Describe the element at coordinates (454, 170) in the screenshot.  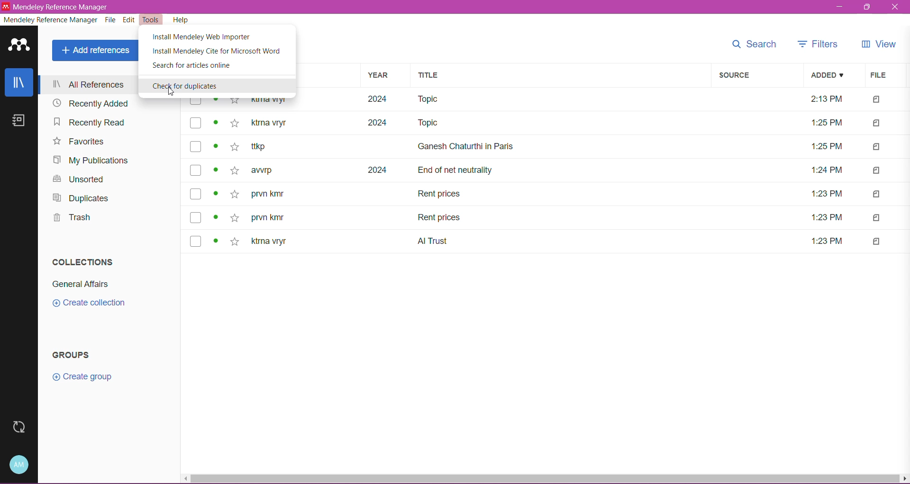
I see `Title` at that location.